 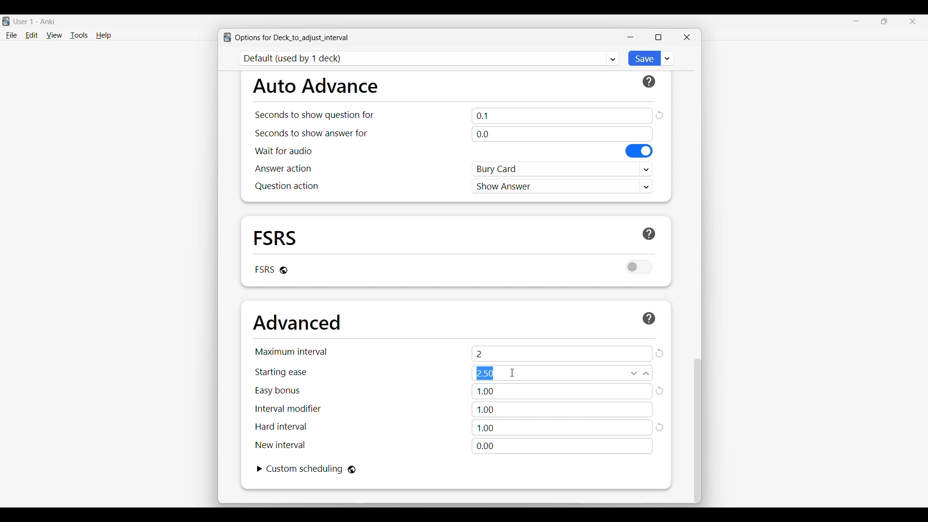 What do you see at coordinates (288, 408) in the screenshot?
I see `Indicates interval modifier` at bounding box center [288, 408].